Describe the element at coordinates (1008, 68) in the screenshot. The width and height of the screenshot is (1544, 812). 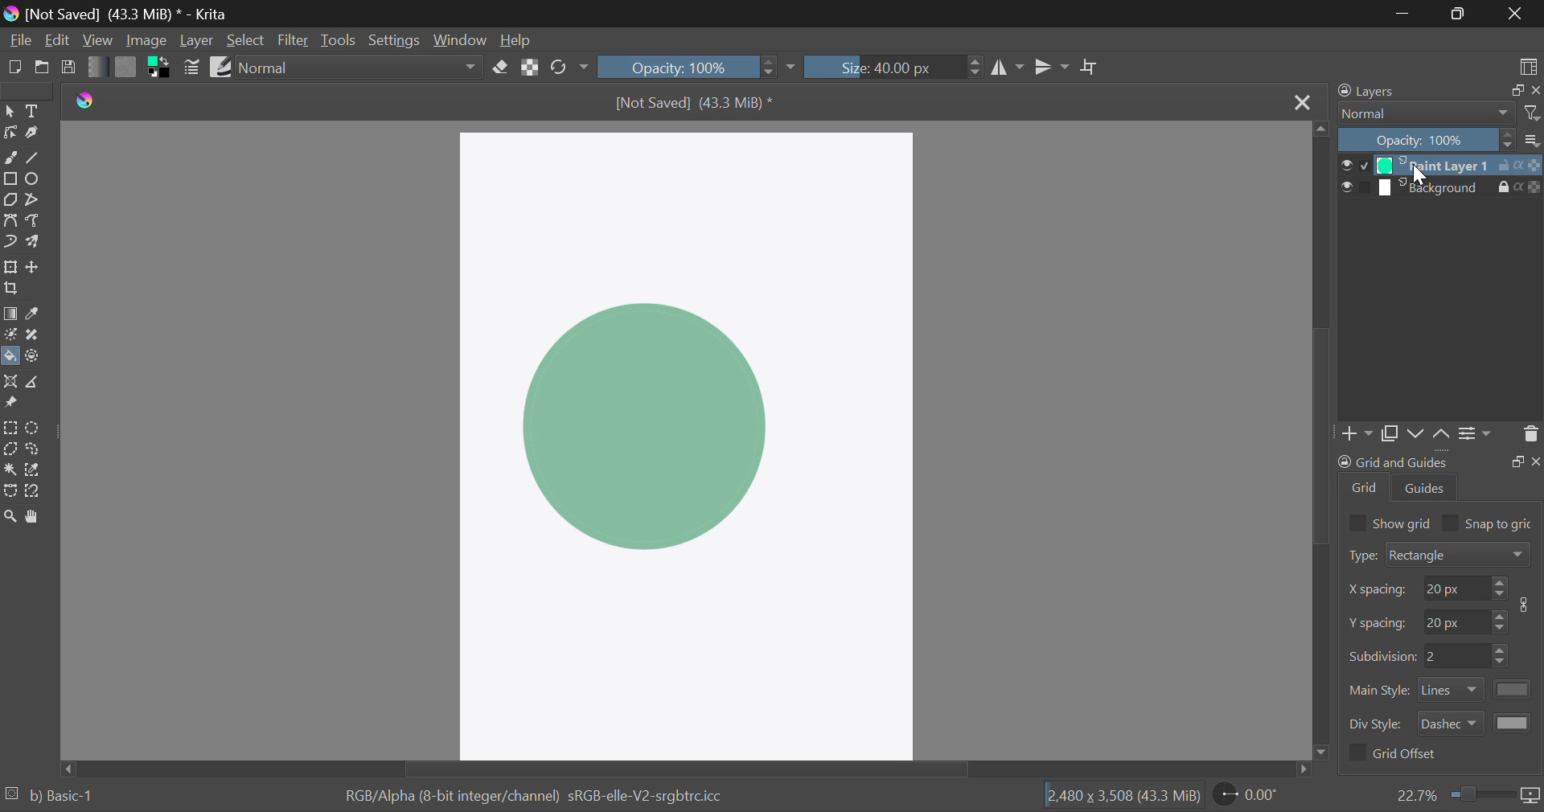
I see `Vertical Mirror Flip` at that location.